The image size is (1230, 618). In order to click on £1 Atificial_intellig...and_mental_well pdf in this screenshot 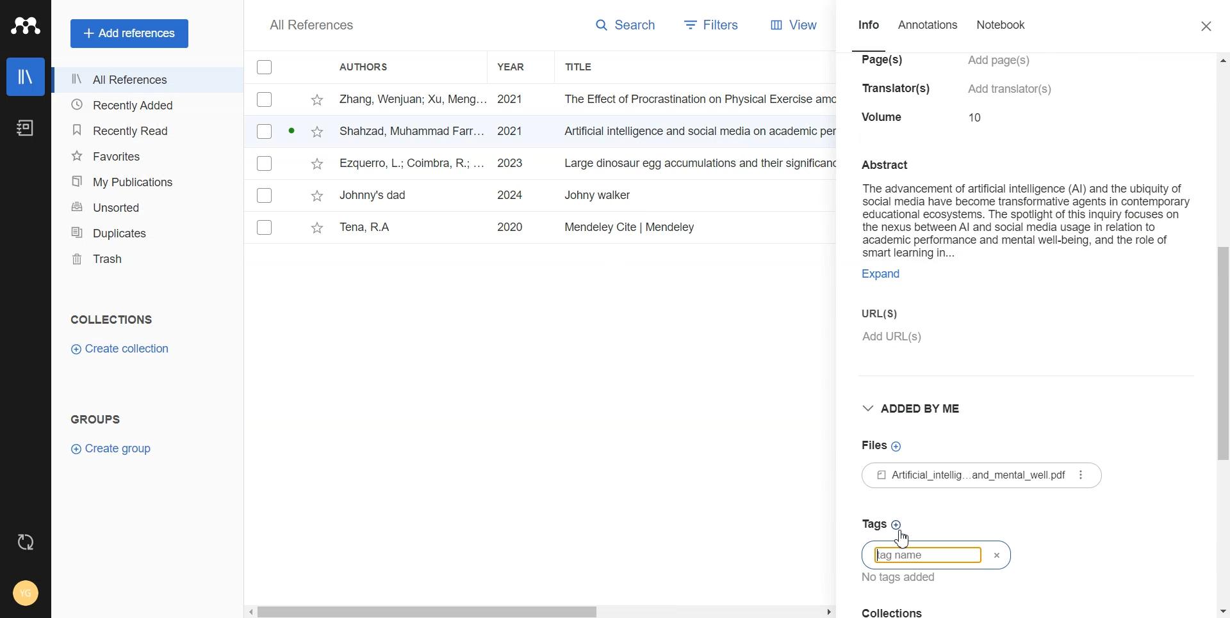, I will do `click(987, 475)`.